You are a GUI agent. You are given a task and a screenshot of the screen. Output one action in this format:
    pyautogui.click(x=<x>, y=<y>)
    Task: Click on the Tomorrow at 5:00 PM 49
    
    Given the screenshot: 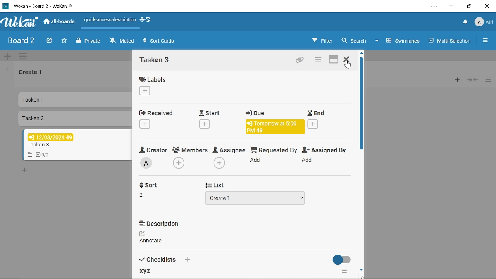 What is the action you would take?
    pyautogui.click(x=276, y=127)
    